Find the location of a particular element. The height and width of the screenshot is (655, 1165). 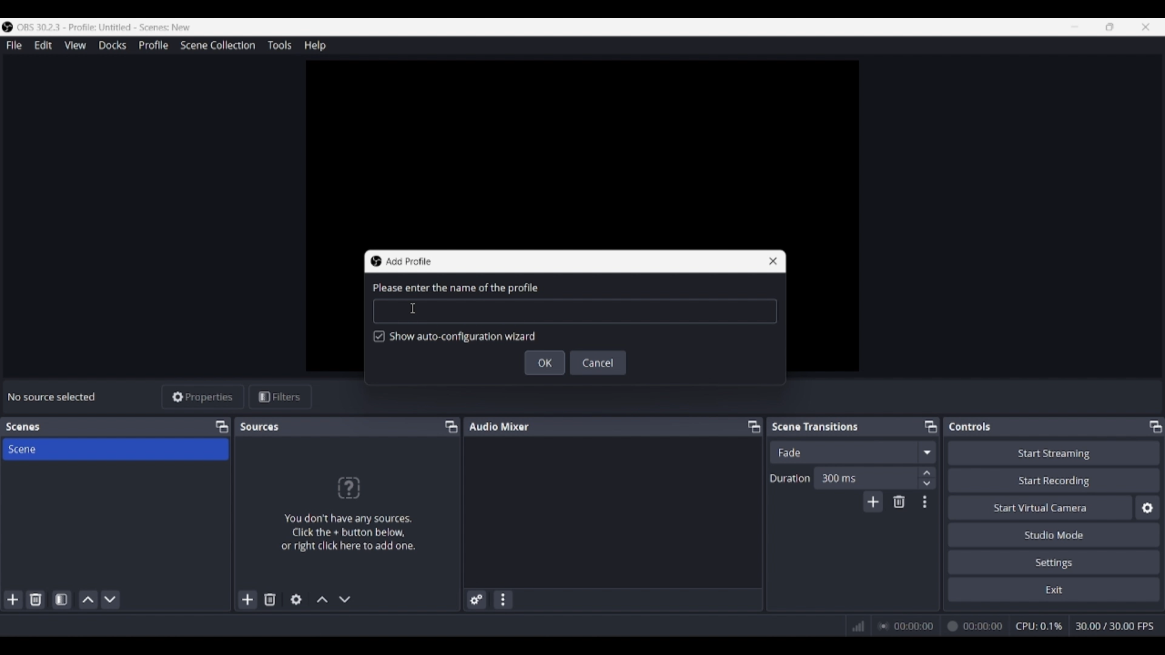

Float controls panel is located at coordinates (1155, 426).